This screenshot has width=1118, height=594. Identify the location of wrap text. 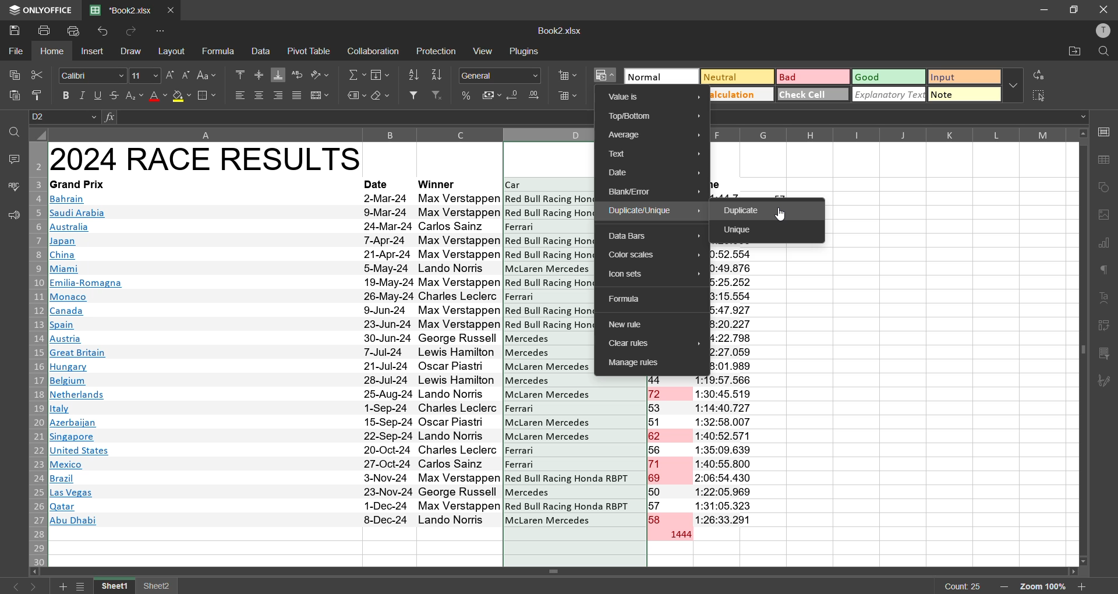
(298, 75).